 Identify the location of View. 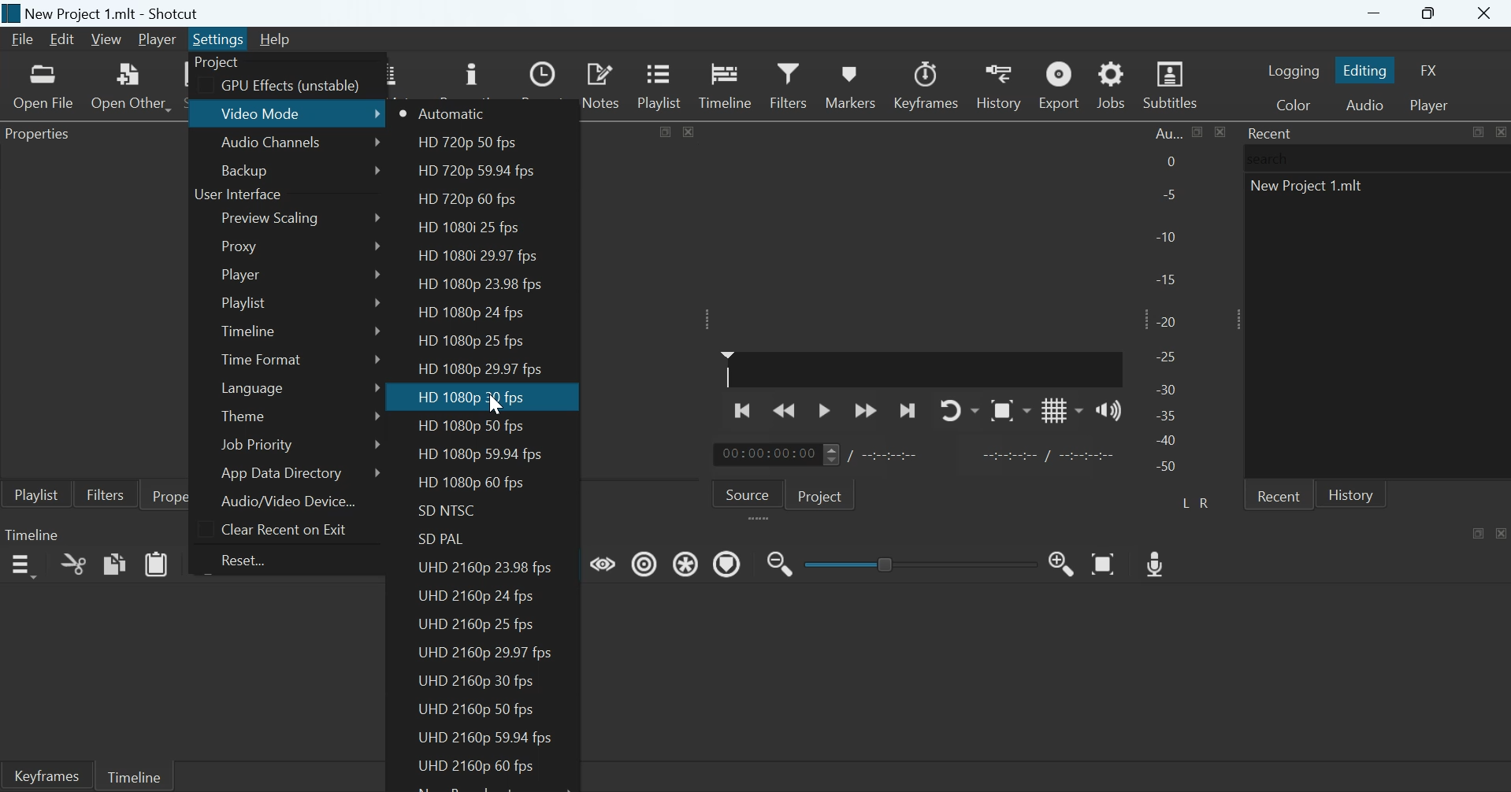
(105, 40).